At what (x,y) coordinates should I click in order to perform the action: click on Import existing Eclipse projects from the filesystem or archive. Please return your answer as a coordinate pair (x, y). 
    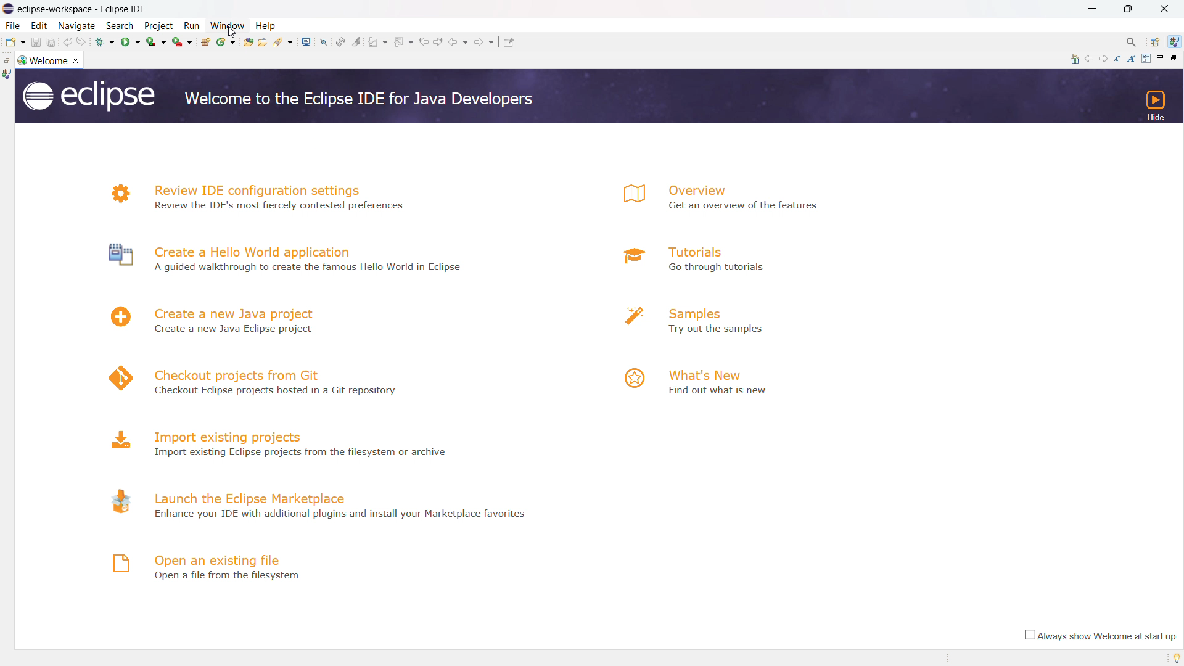
    Looking at the image, I should click on (308, 451).